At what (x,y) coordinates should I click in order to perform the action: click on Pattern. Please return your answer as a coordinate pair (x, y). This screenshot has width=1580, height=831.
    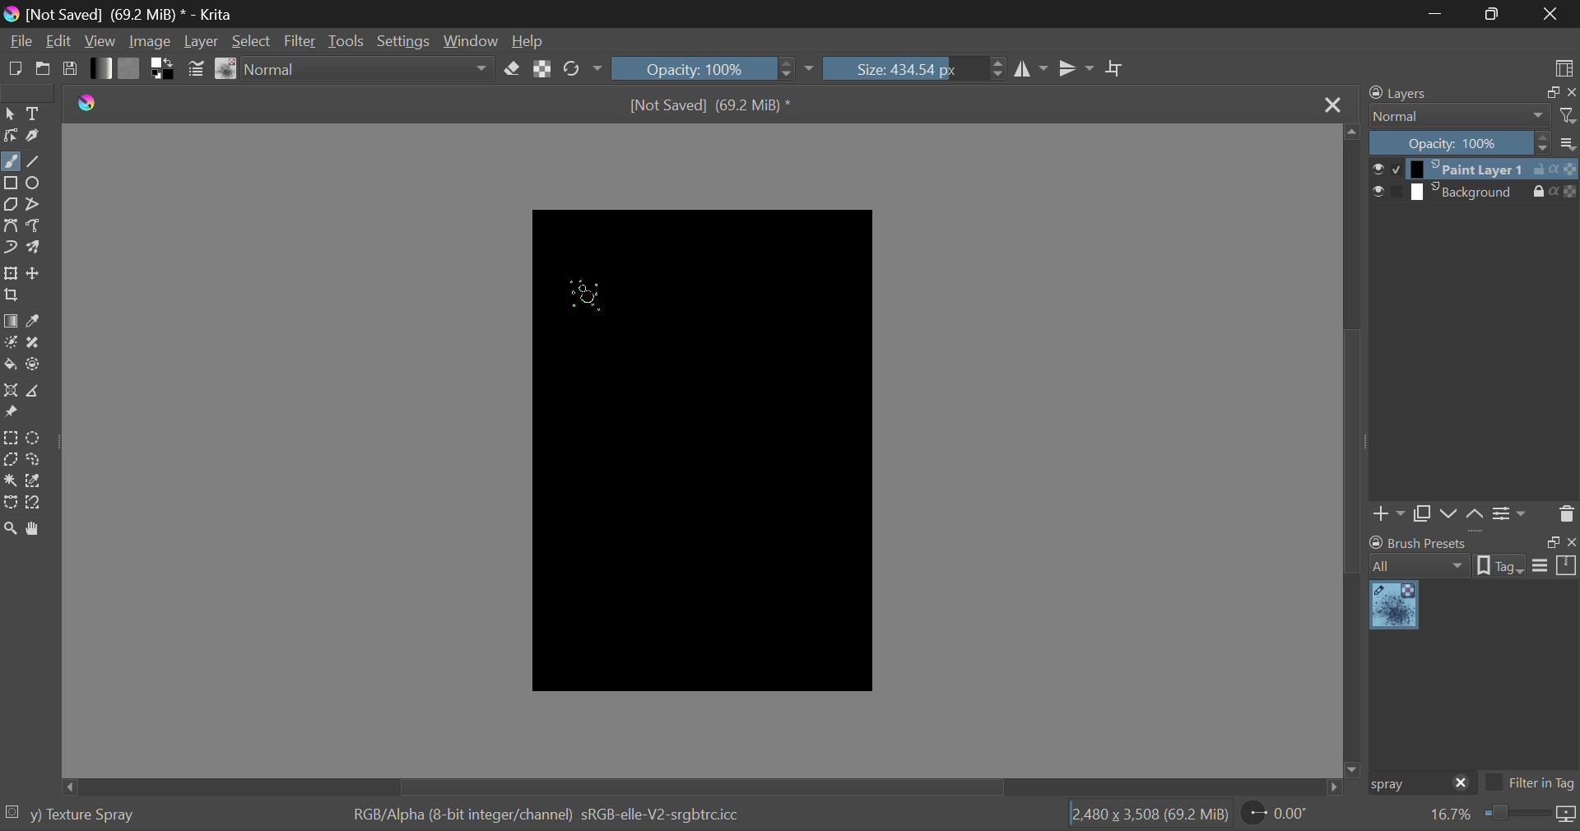
    Looking at the image, I should click on (130, 67).